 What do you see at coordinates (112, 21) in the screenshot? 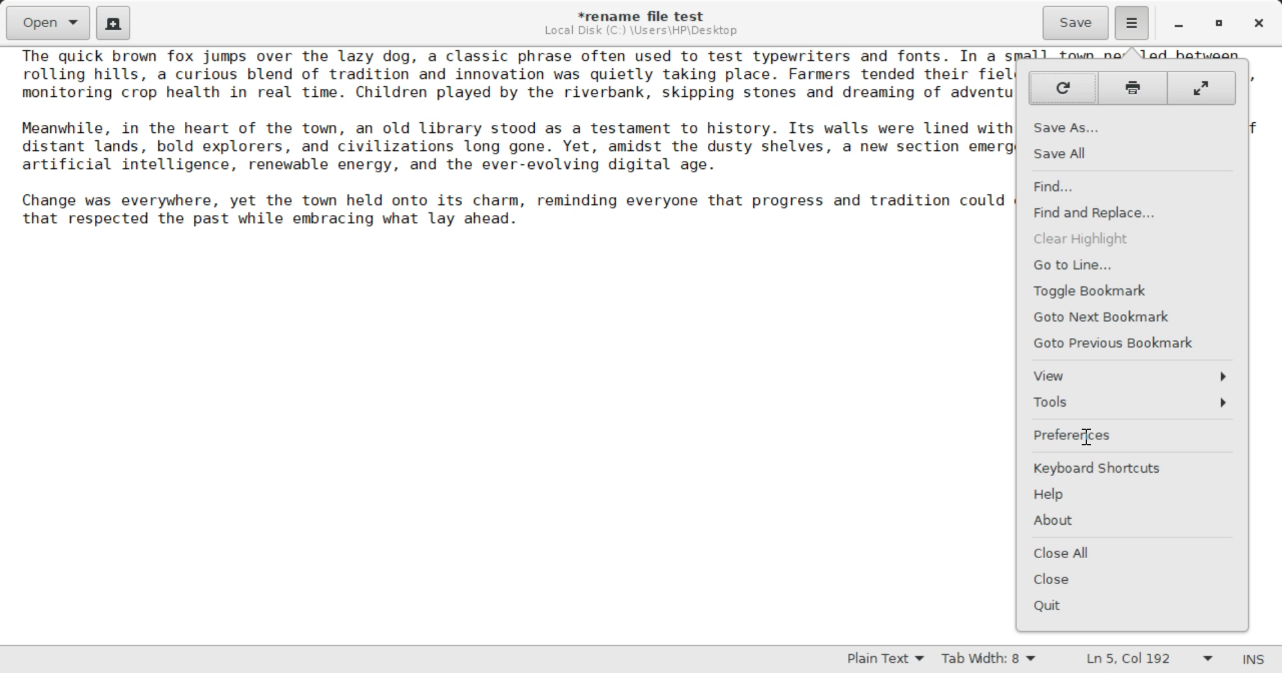
I see `Create New Document` at bounding box center [112, 21].